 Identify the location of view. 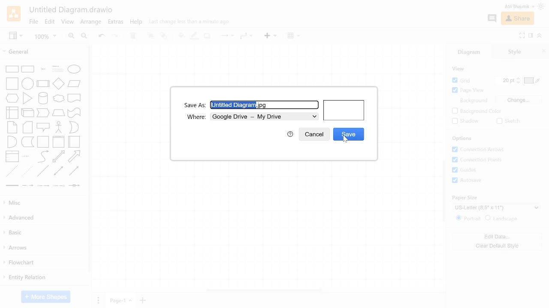
(458, 68).